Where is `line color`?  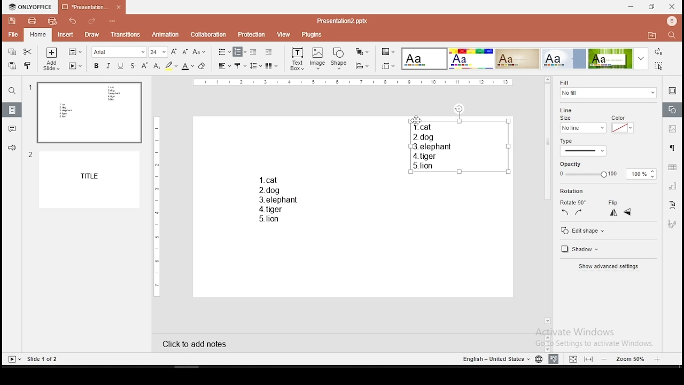
line color is located at coordinates (622, 125).